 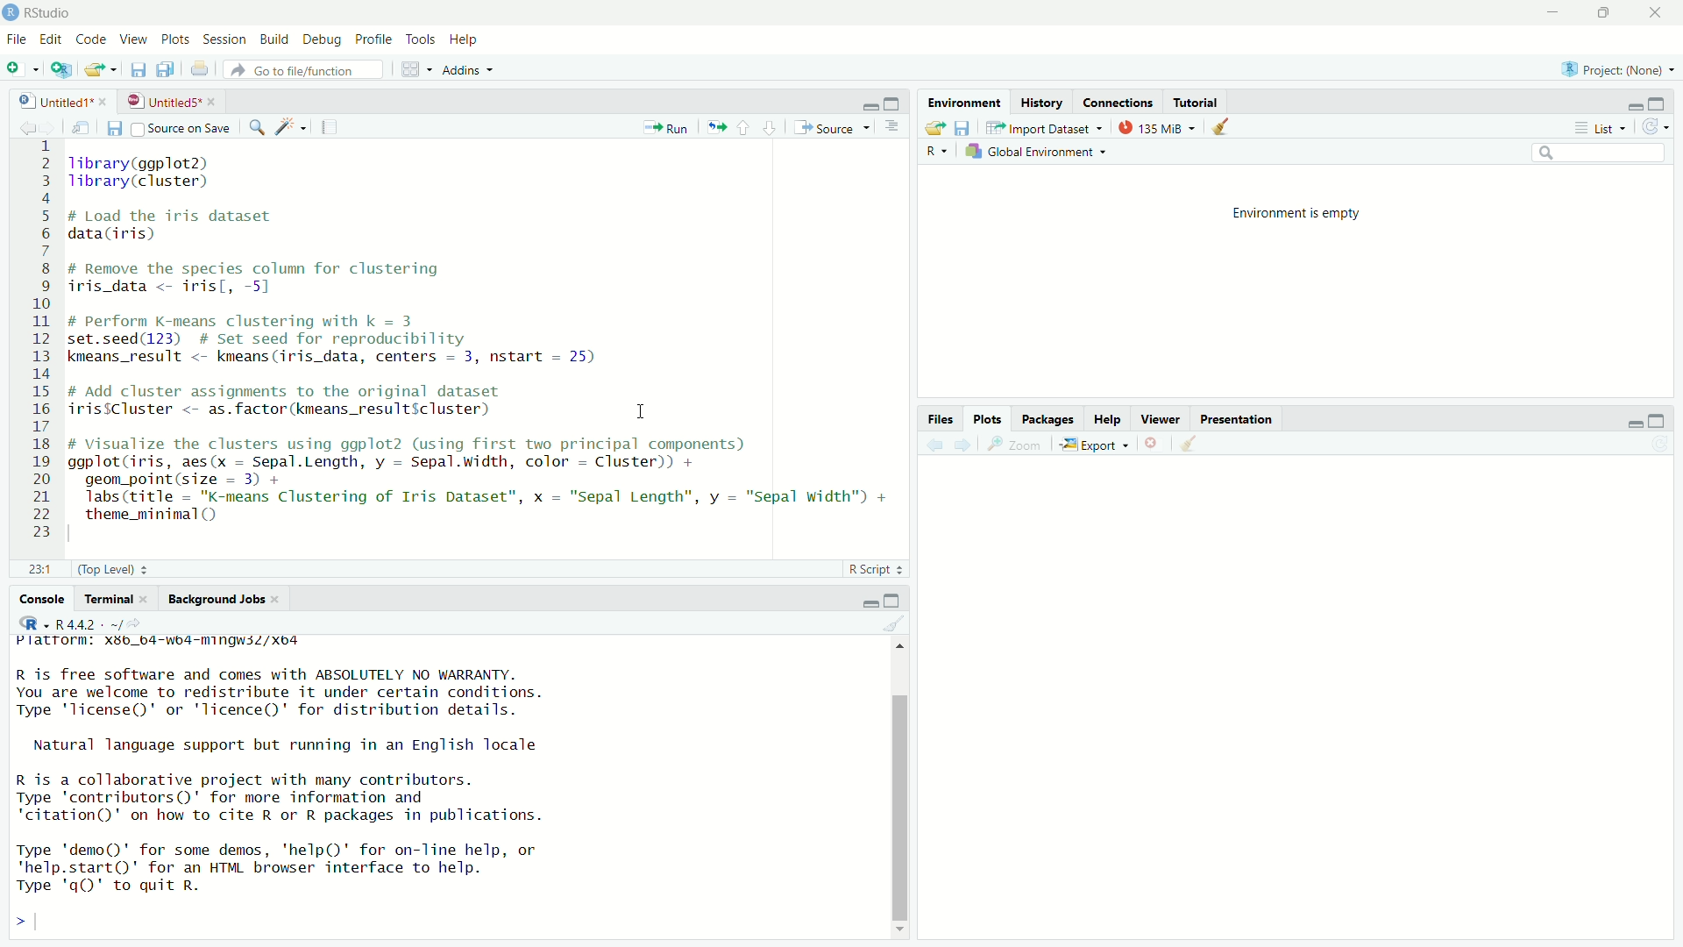 What do you see at coordinates (113, 567) in the screenshot?
I see `(Top level)` at bounding box center [113, 567].